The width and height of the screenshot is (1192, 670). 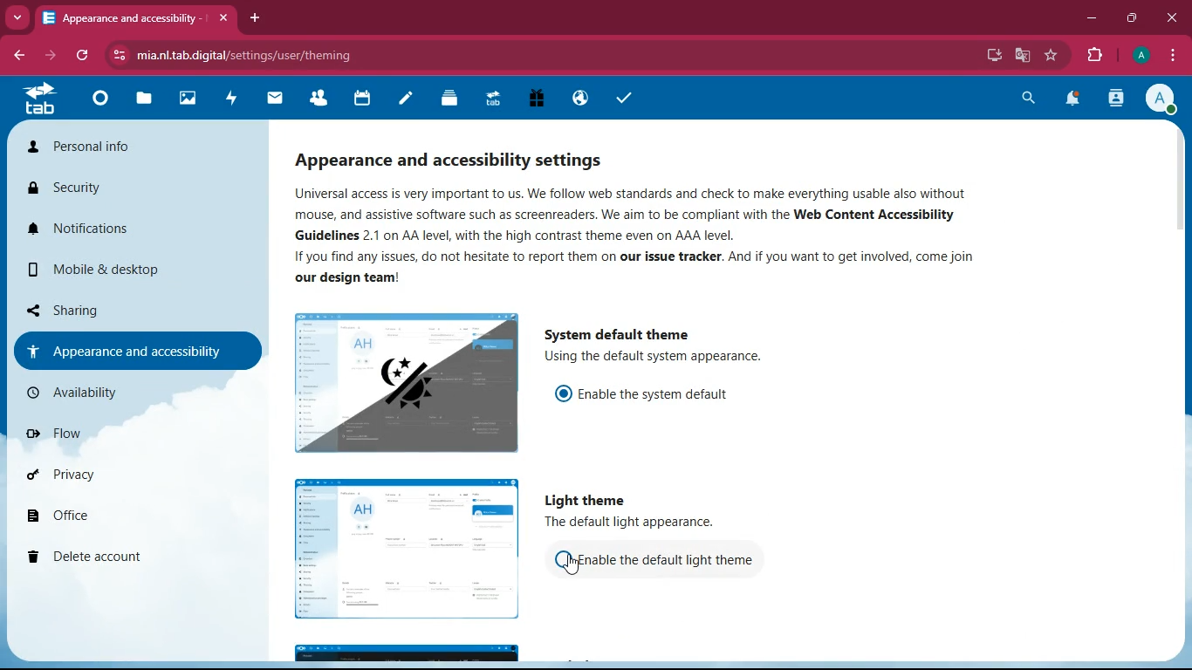 I want to click on appearance, so click(x=462, y=155).